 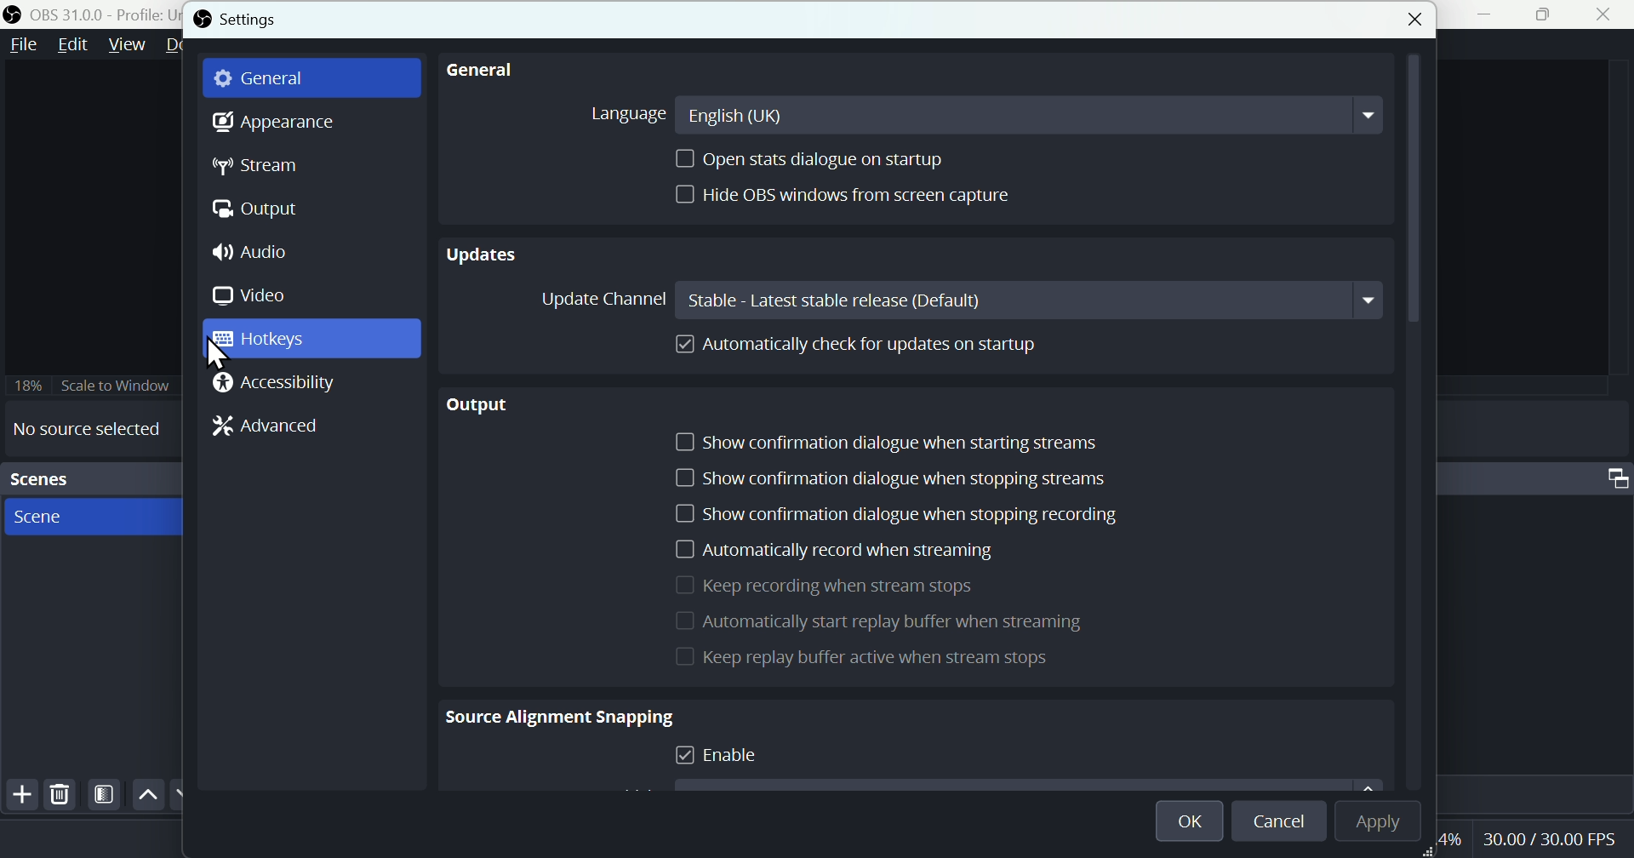 What do you see at coordinates (1492, 14) in the screenshot?
I see `minimise` at bounding box center [1492, 14].